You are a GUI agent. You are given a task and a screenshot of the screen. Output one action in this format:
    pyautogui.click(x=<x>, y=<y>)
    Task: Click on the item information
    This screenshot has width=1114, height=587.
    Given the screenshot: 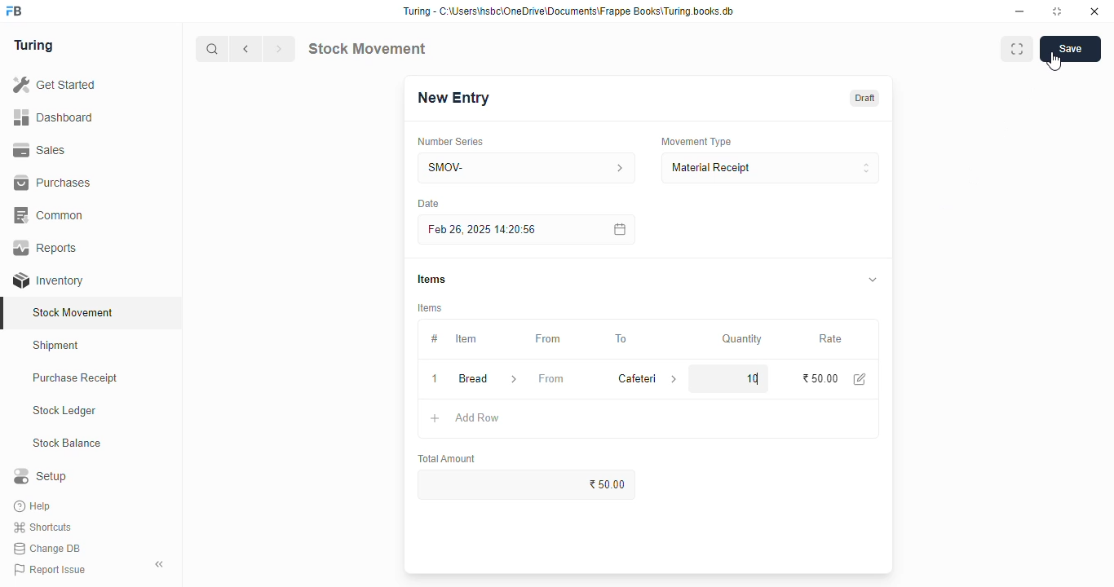 What is the action you would take?
    pyautogui.click(x=514, y=380)
    